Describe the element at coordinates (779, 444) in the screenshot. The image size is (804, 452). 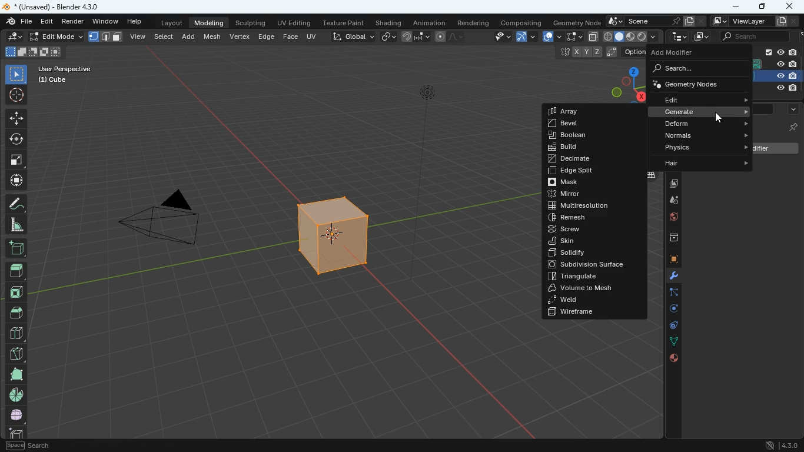
I see `4.30` at that location.